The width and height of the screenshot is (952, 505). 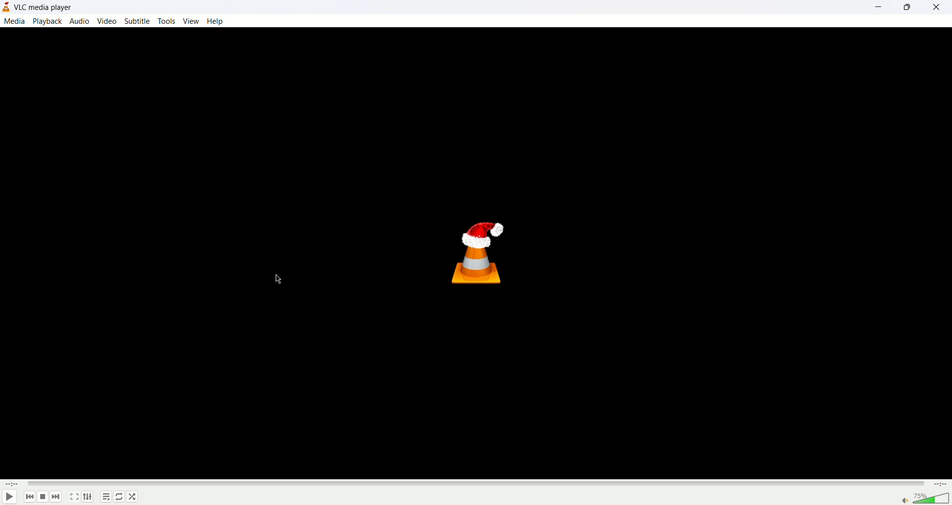 I want to click on elapsed time, so click(x=11, y=484).